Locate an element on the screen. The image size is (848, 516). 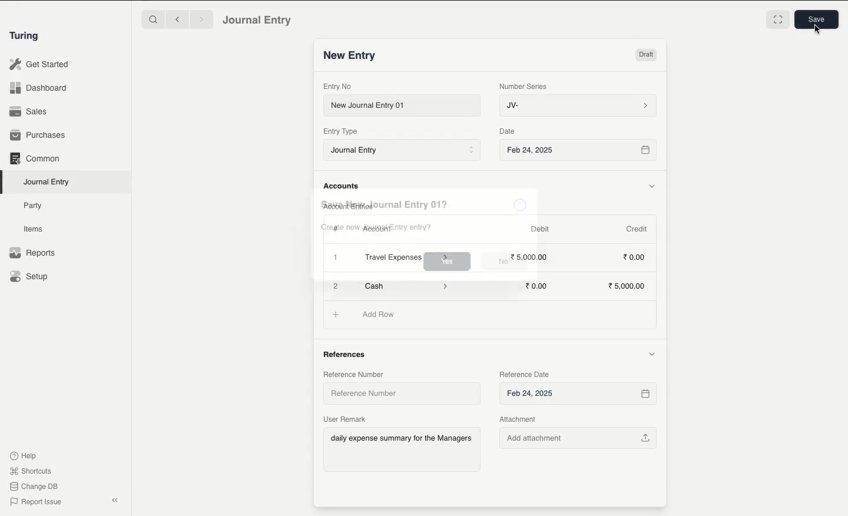
Entry Type is located at coordinates (340, 131).